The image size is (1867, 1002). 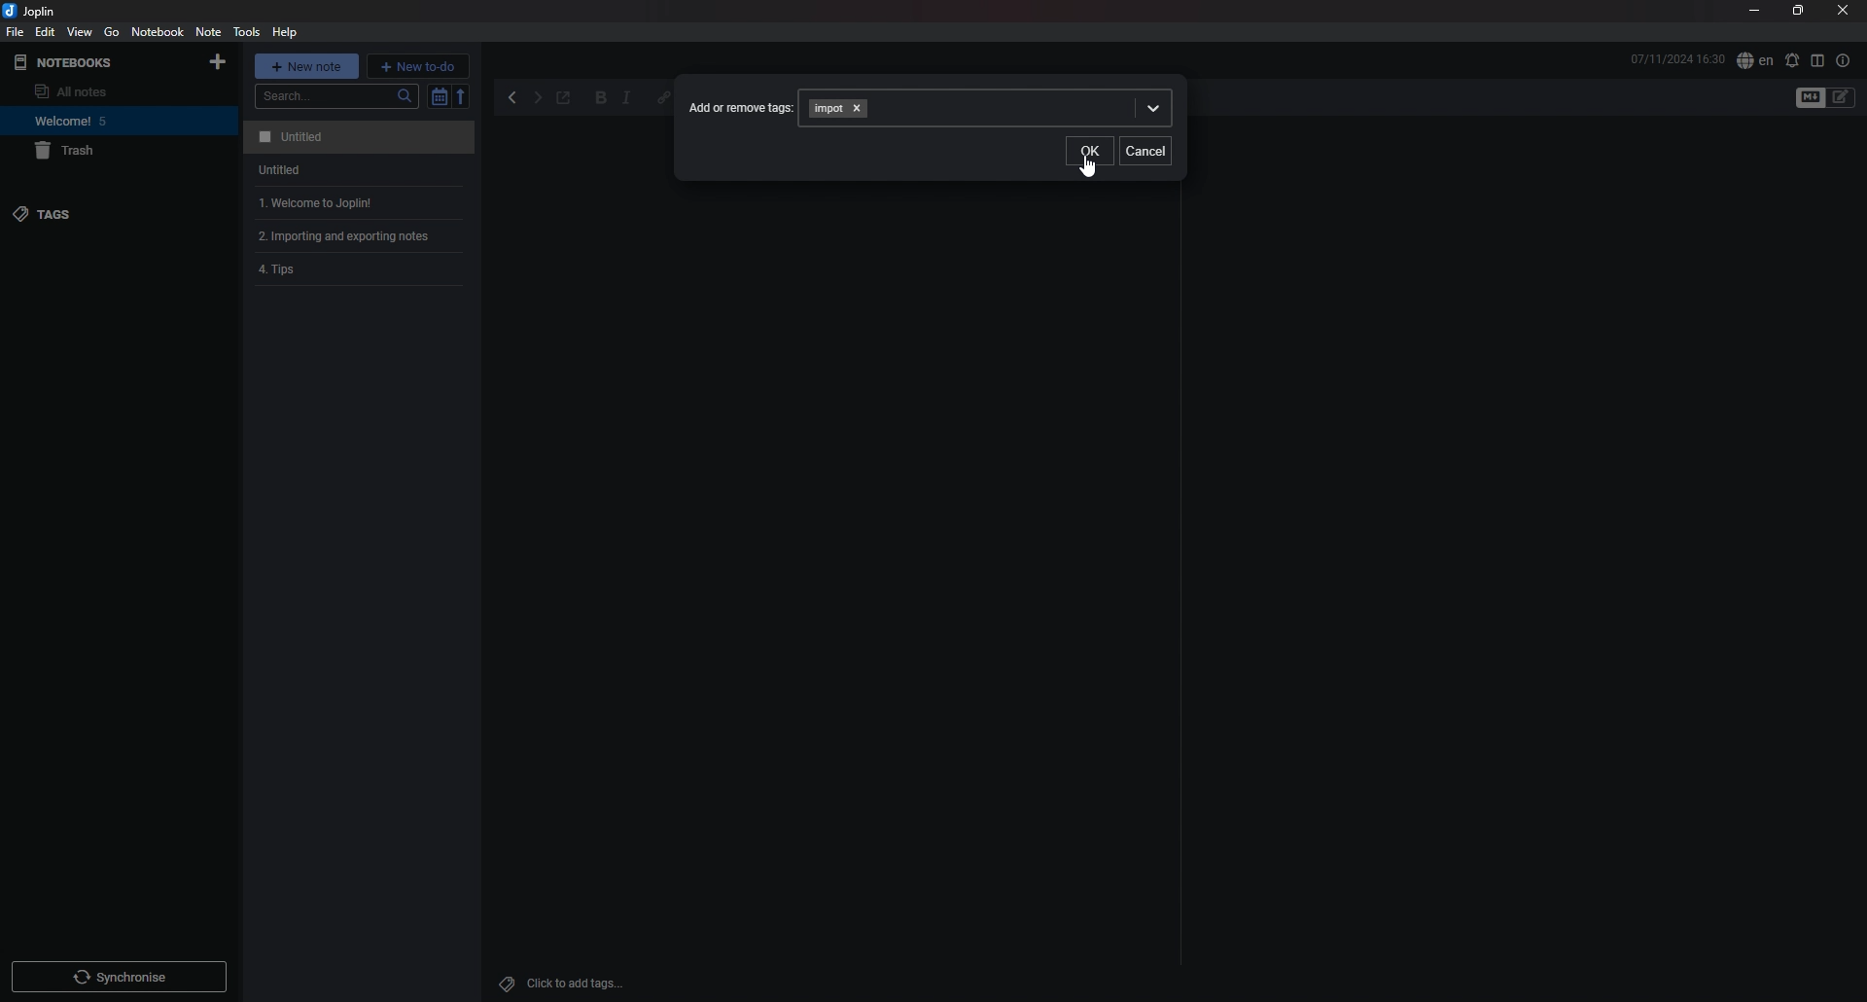 What do you see at coordinates (285, 32) in the screenshot?
I see `HELP` at bounding box center [285, 32].